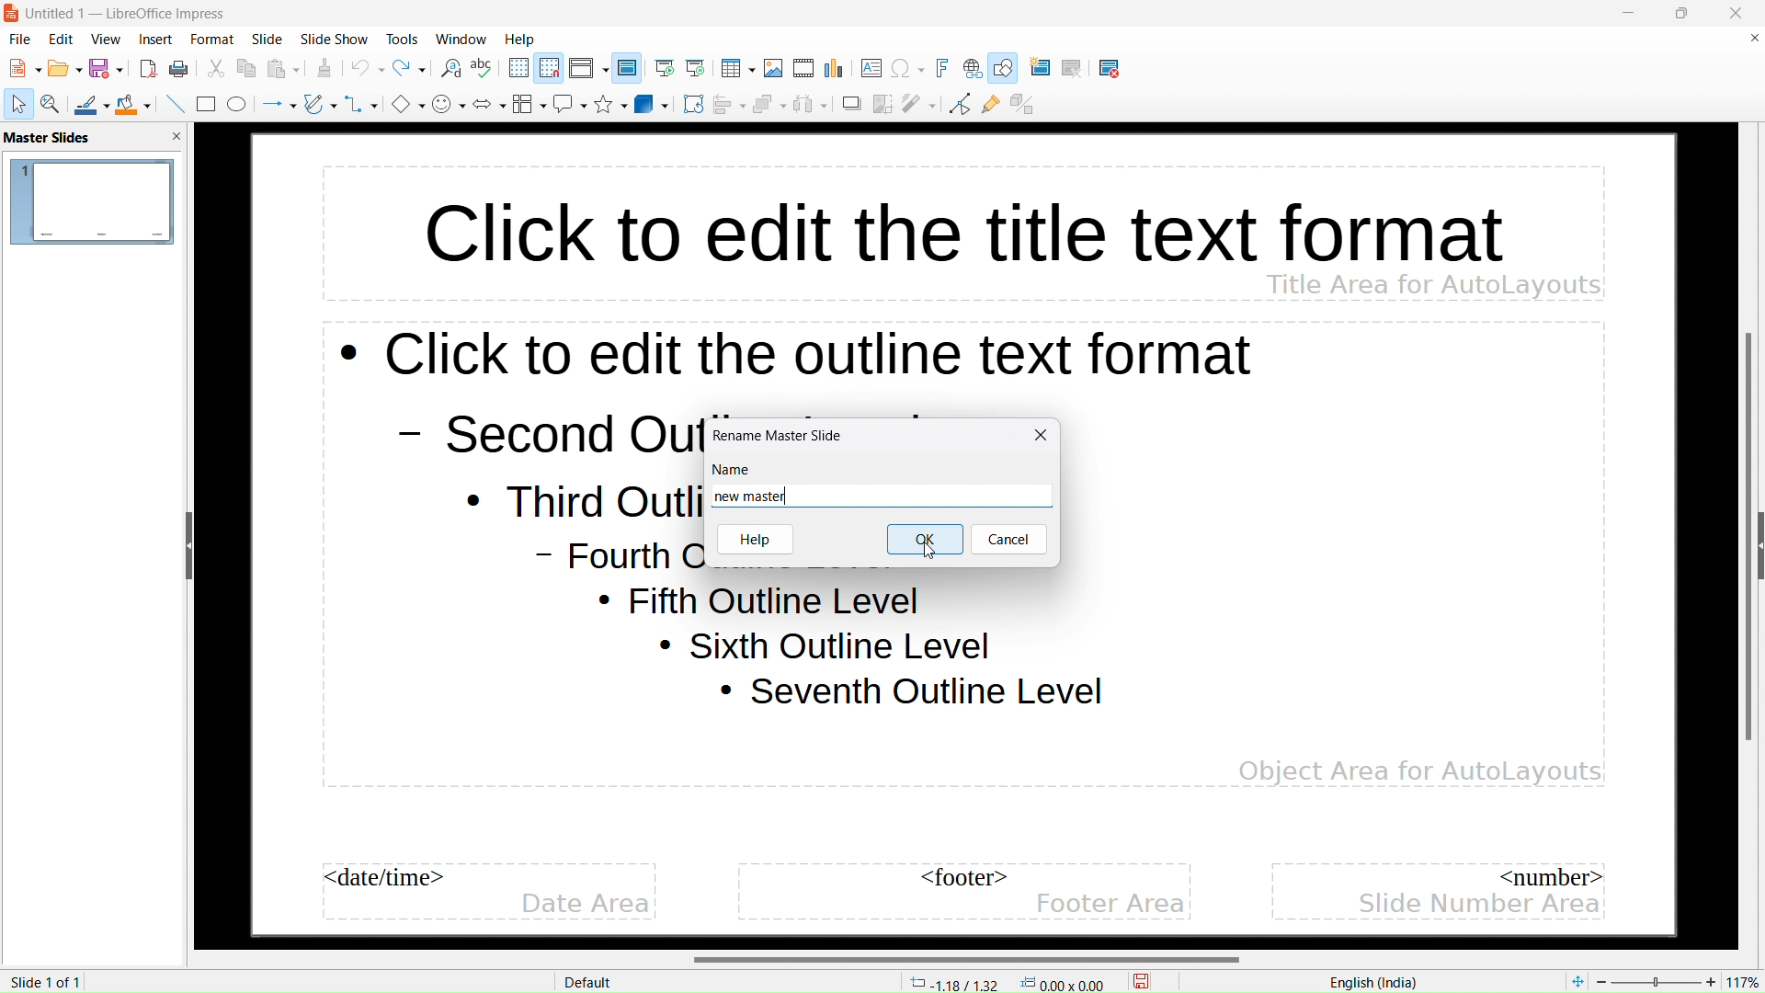  I want to click on Fifth outline level, so click(765, 601).